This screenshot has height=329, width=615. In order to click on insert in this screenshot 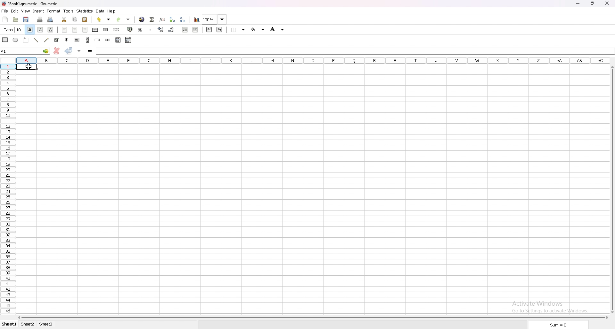, I will do `click(39, 11)`.